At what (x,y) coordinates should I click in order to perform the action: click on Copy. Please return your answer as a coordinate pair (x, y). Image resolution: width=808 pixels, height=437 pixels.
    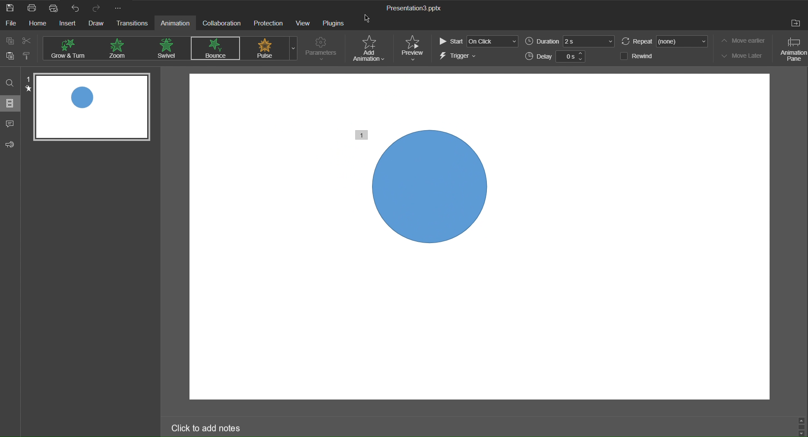
    Looking at the image, I should click on (9, 40).